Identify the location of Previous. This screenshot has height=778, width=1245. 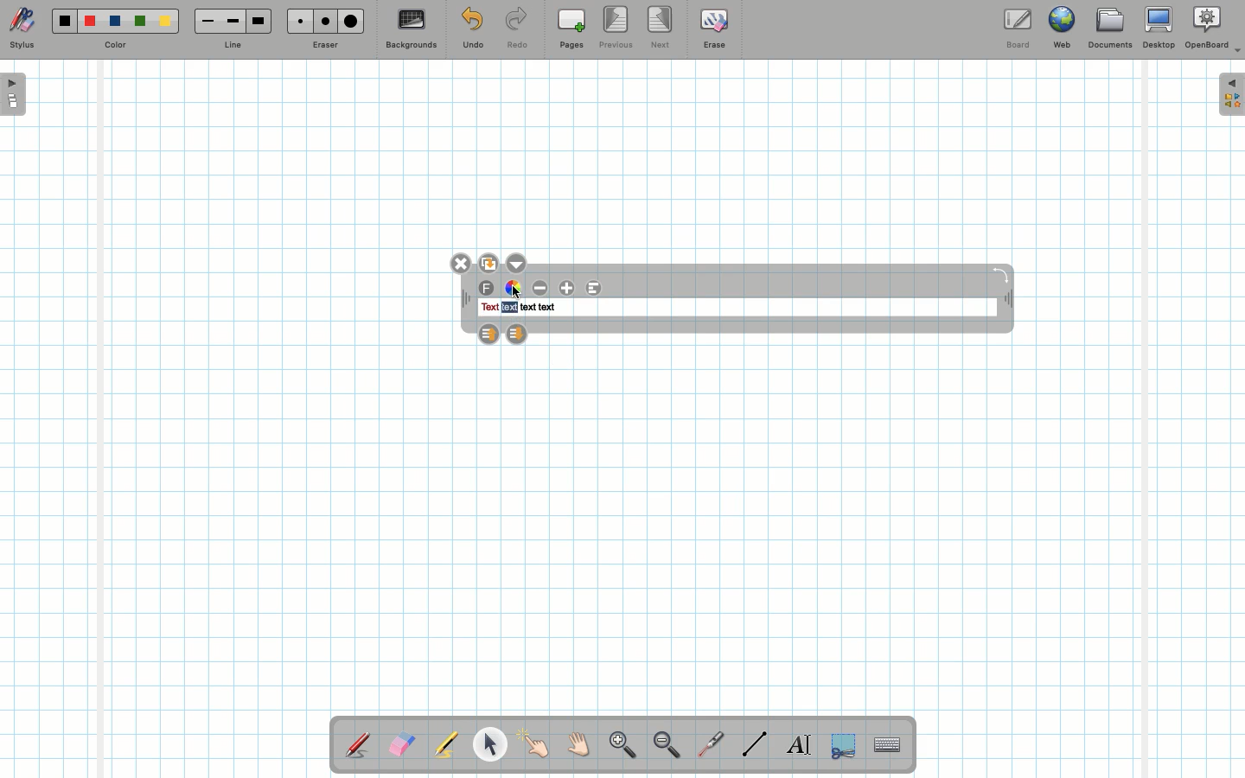
(617, 29).